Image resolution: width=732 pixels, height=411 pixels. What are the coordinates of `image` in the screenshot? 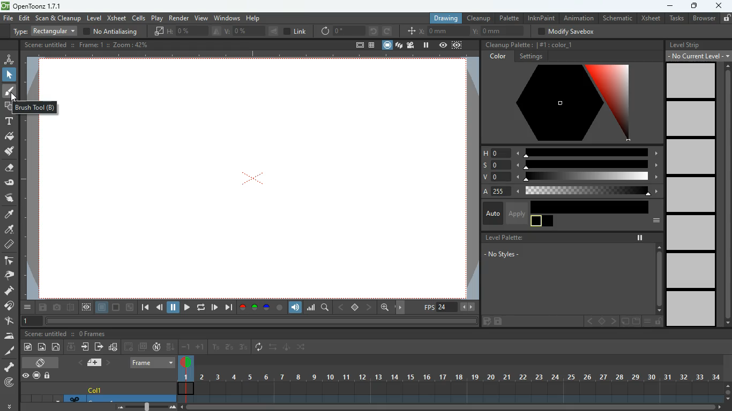 It's located at (42, 347).